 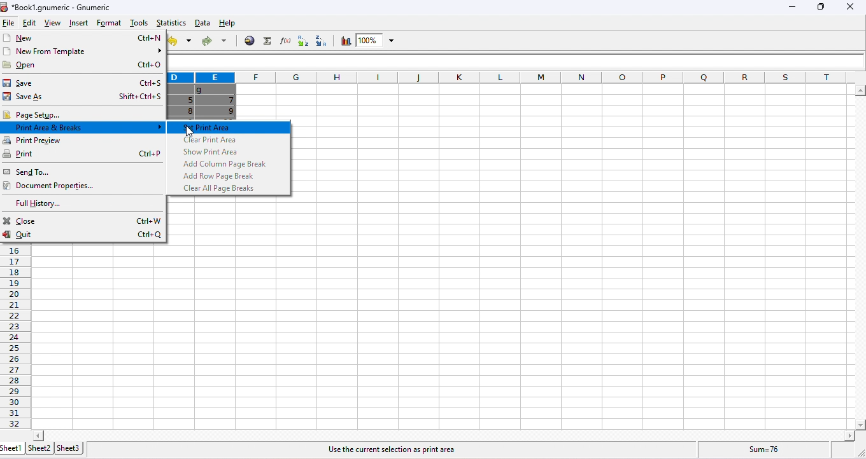 I want to click on horizontal scrollbar, so click(x=860, y=258).